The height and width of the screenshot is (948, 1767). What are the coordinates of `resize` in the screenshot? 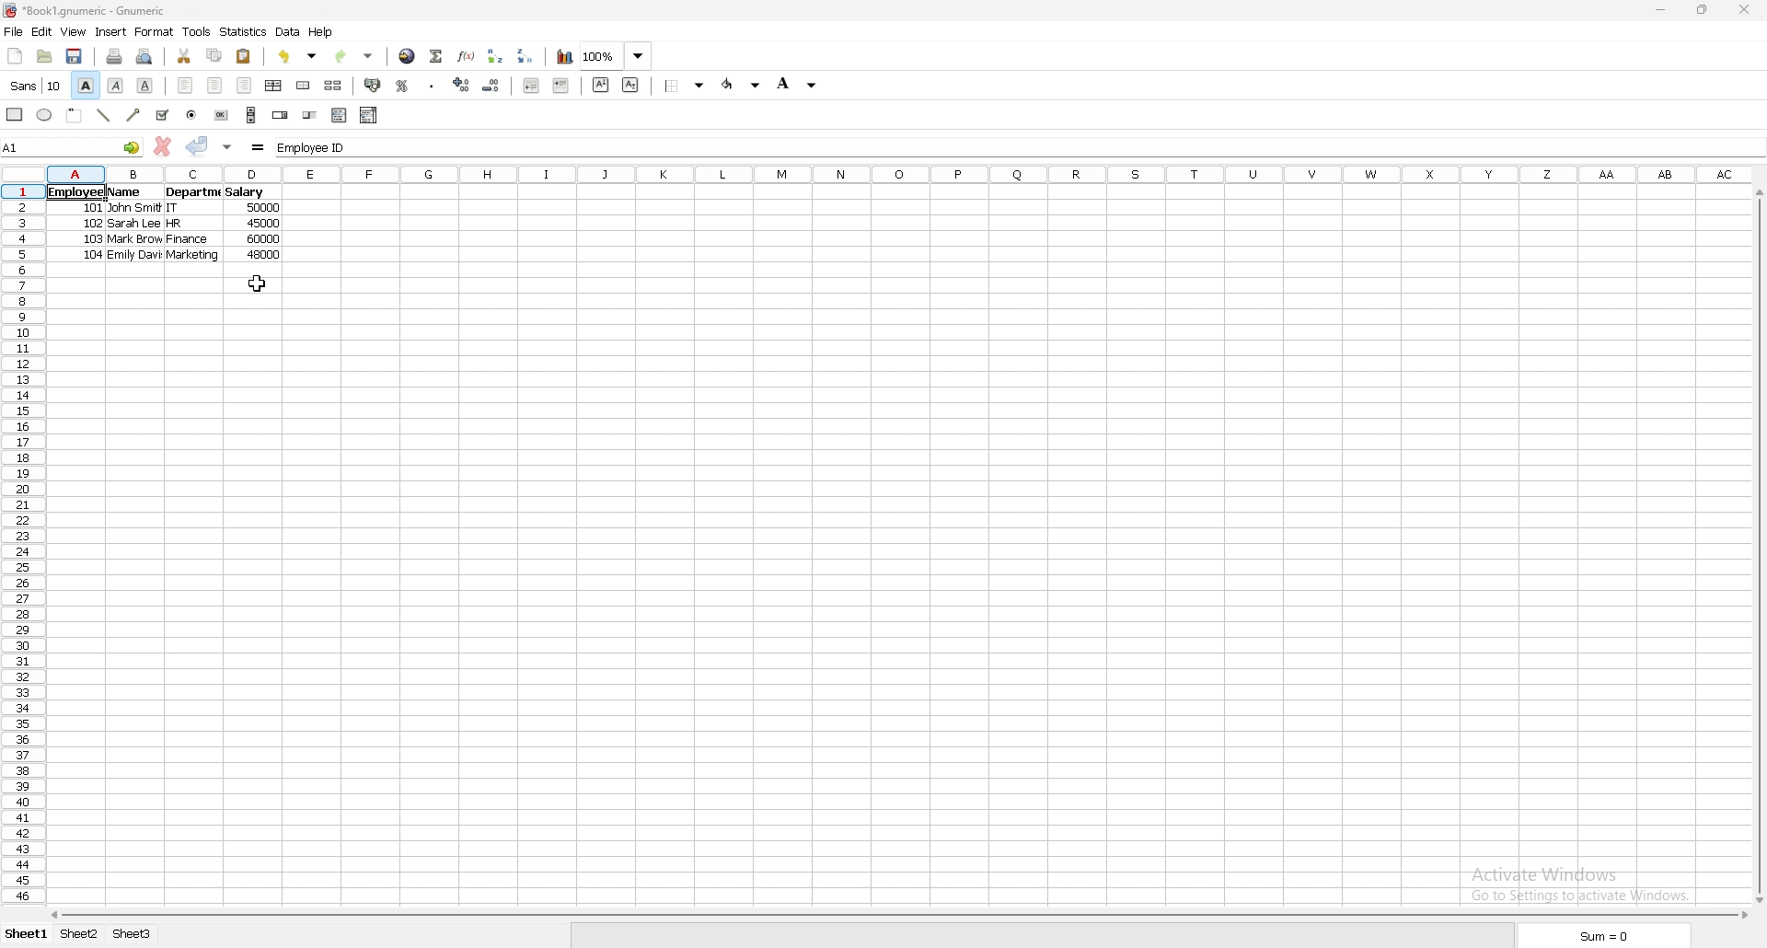 It's located at (1704, 11).